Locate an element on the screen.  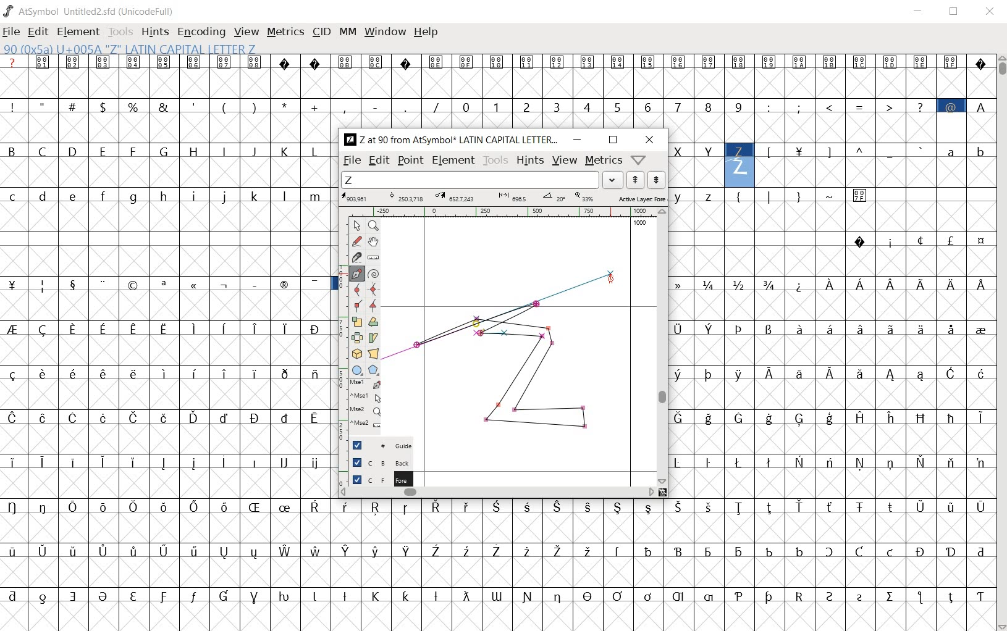
element is located at coordinates (80, 31).